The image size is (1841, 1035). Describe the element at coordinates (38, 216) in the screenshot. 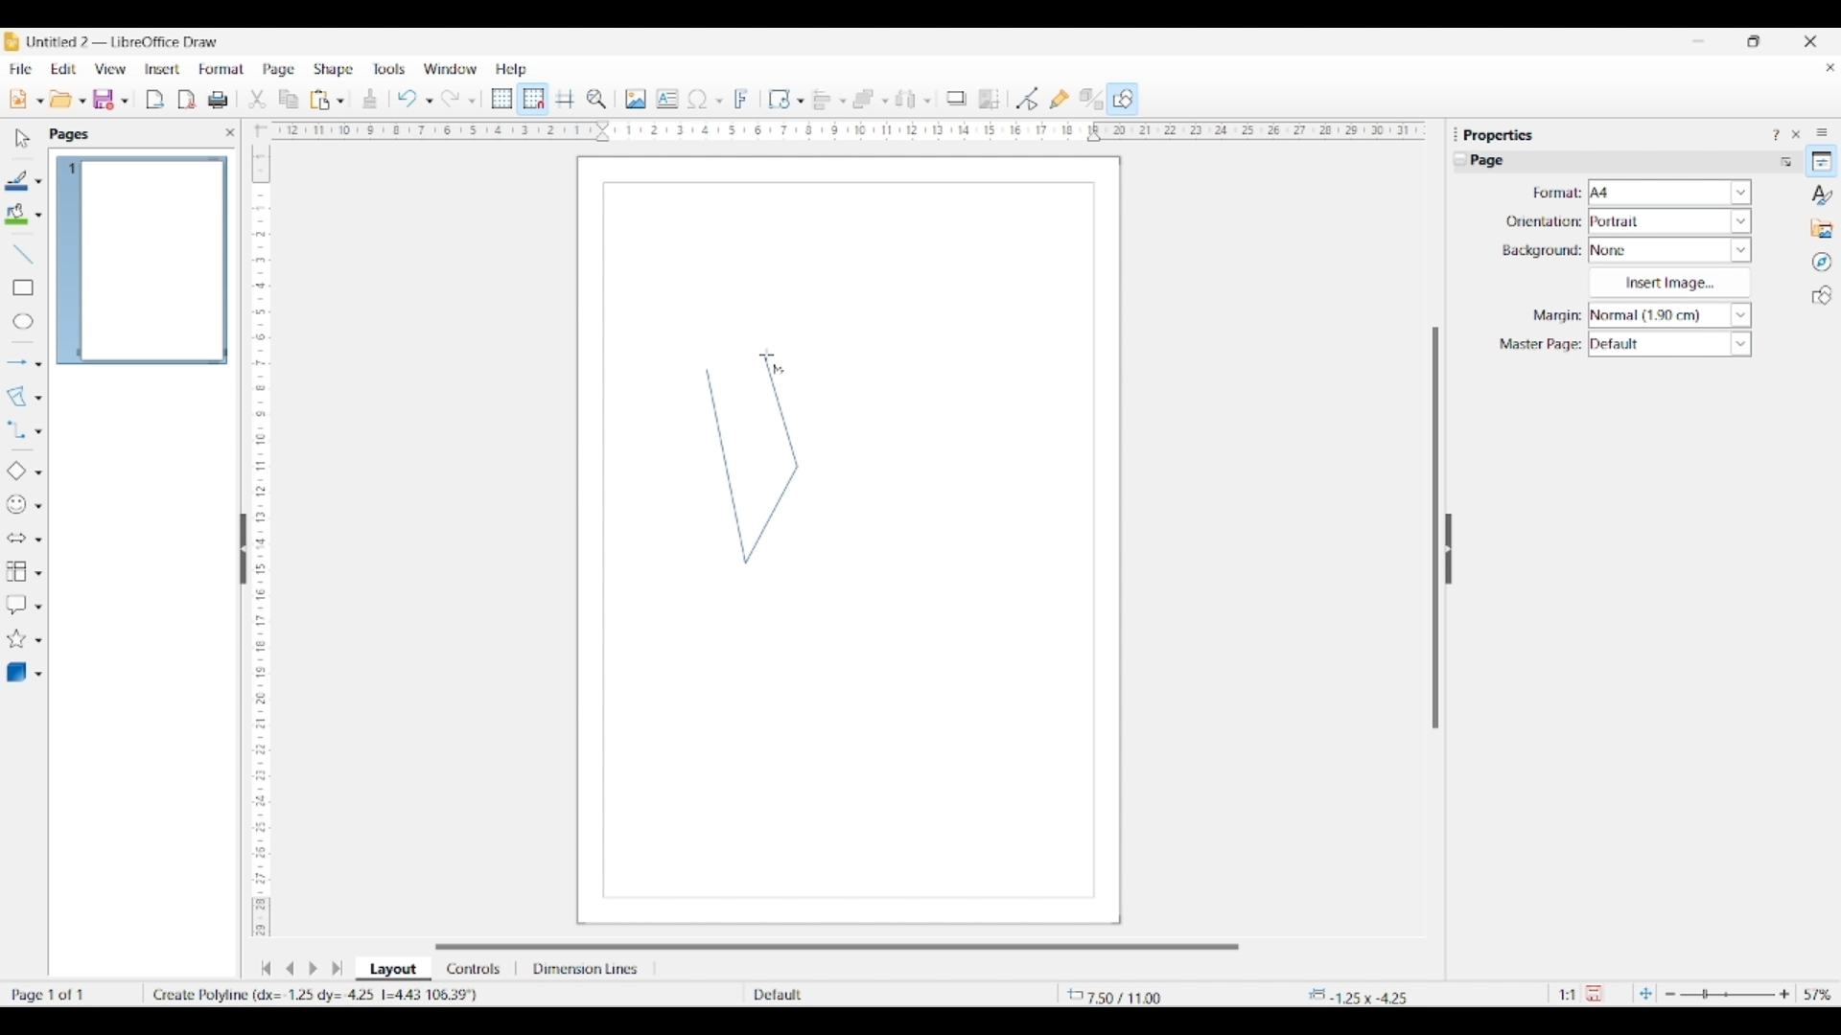

I see `Fill color options` at that location.